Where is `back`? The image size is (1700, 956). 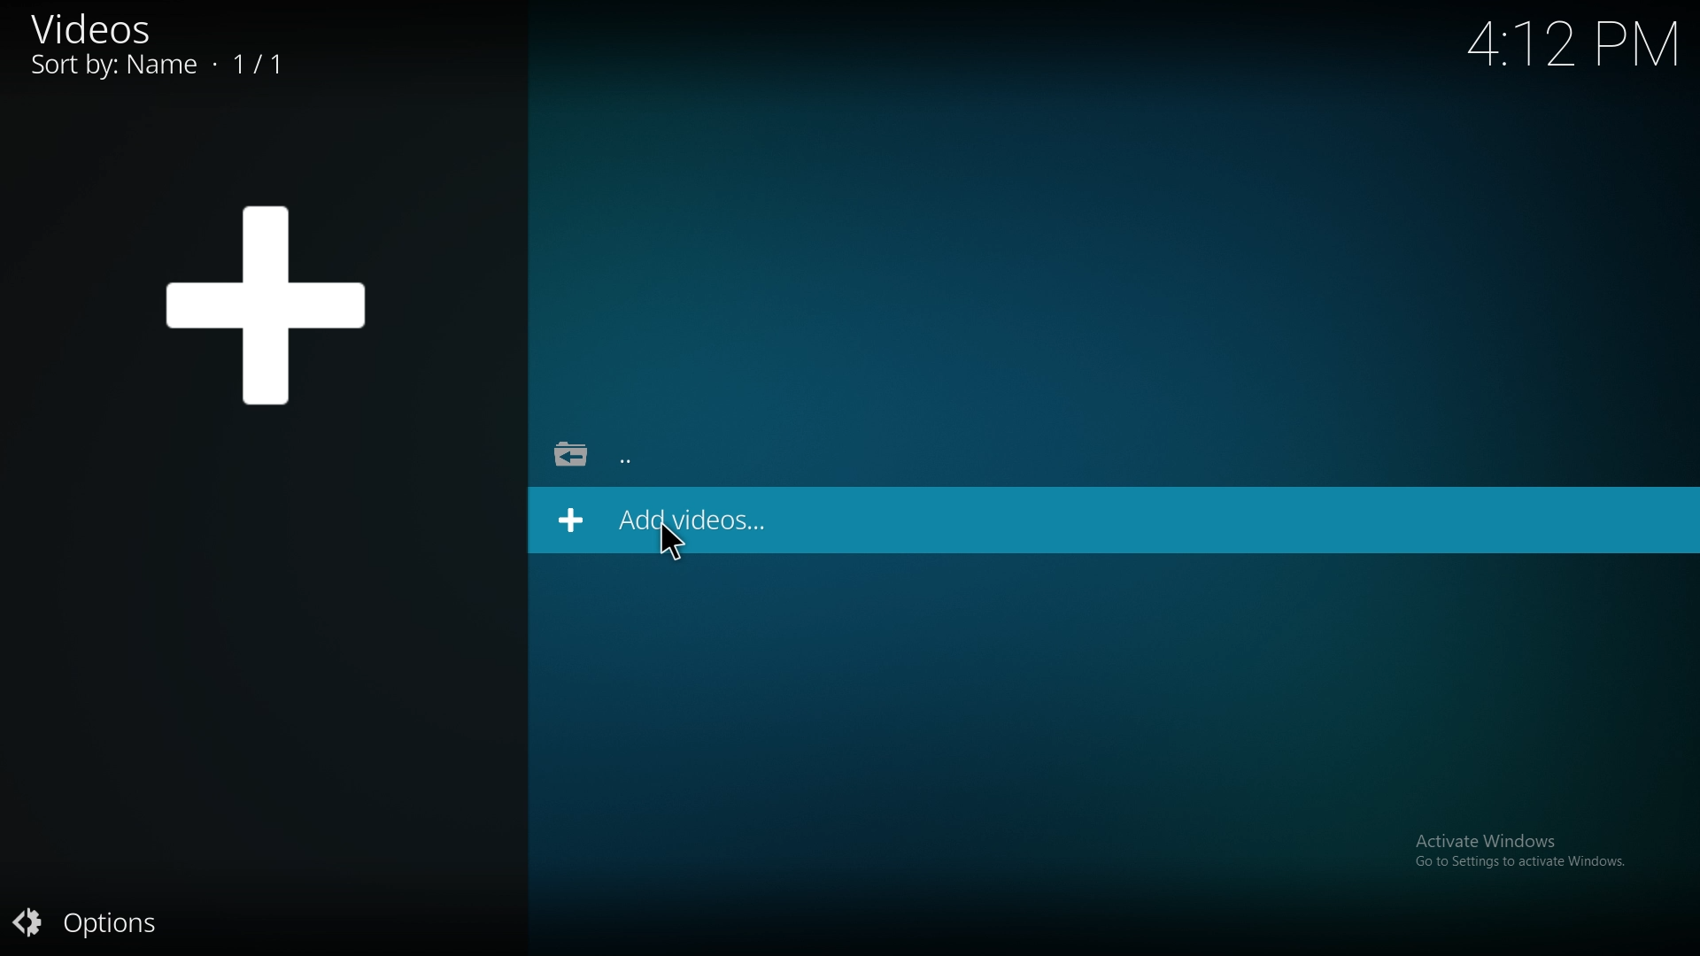
back is located at coordinates (613, 458).